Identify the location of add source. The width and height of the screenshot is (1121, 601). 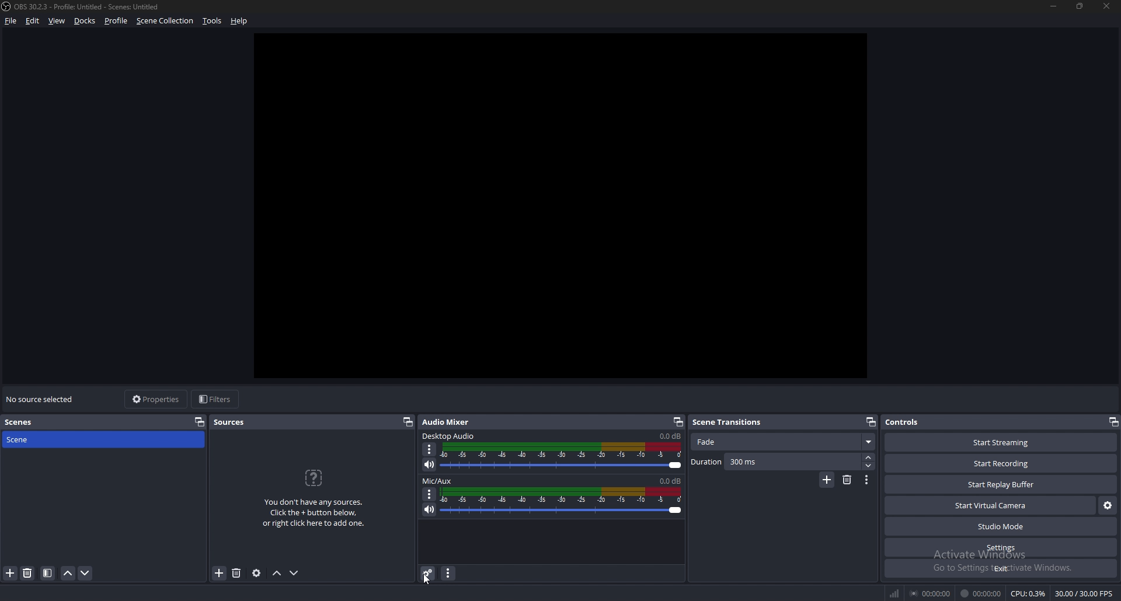
(220, 573).